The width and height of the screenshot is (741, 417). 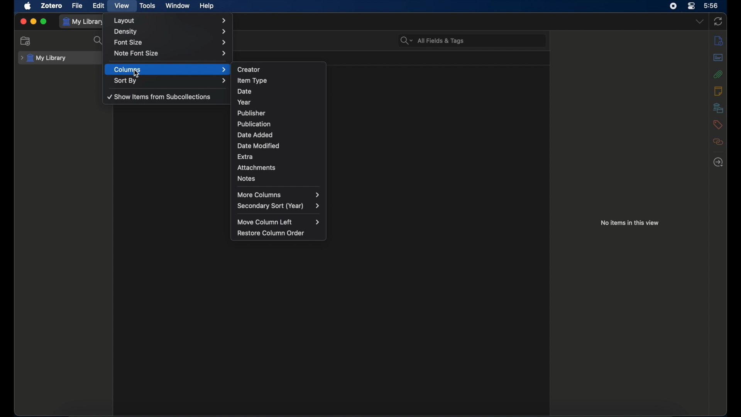 What do you see at coordinates (122, 5) in the screenshot?
I see `view` at bounding box center [122, 5].